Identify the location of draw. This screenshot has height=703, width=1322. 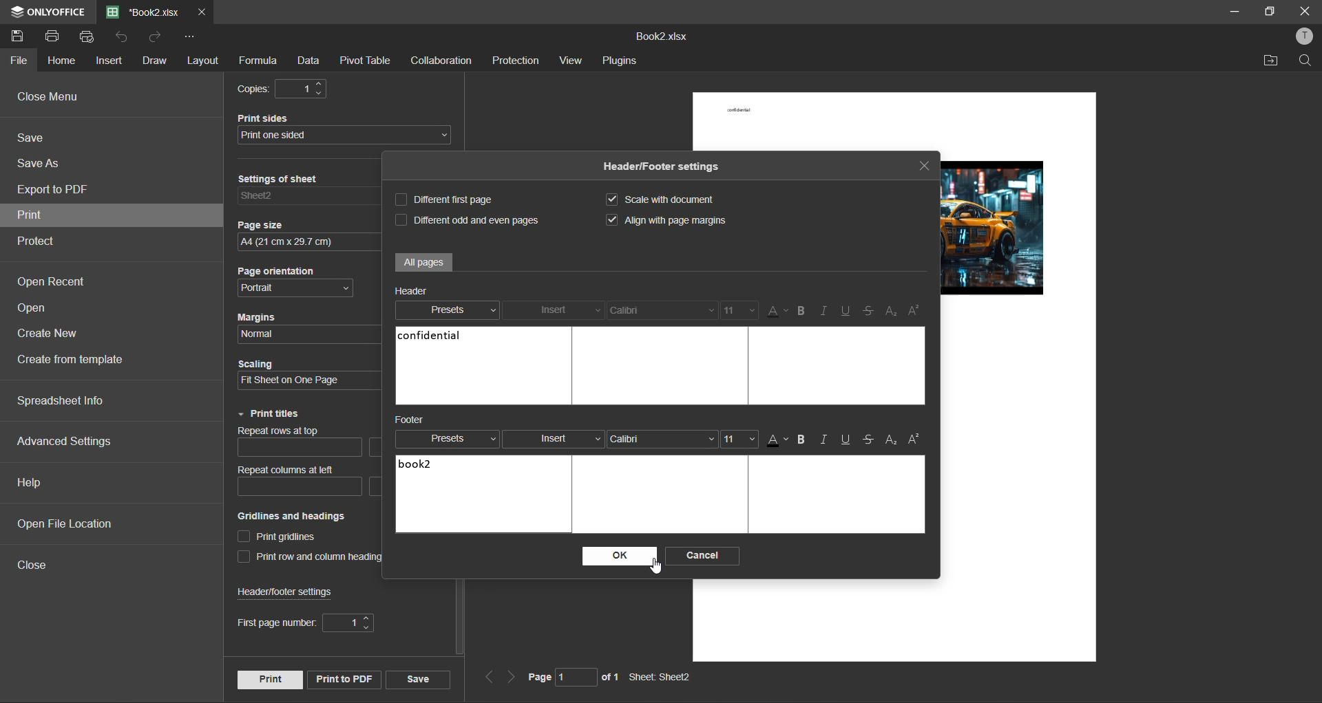
(155, 62).